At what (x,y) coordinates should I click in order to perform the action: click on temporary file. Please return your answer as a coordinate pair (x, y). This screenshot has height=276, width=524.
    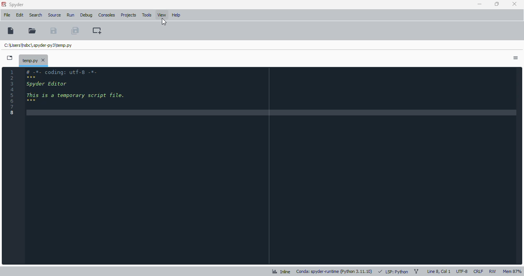
    Looking at the image, I should click on (38, 45).